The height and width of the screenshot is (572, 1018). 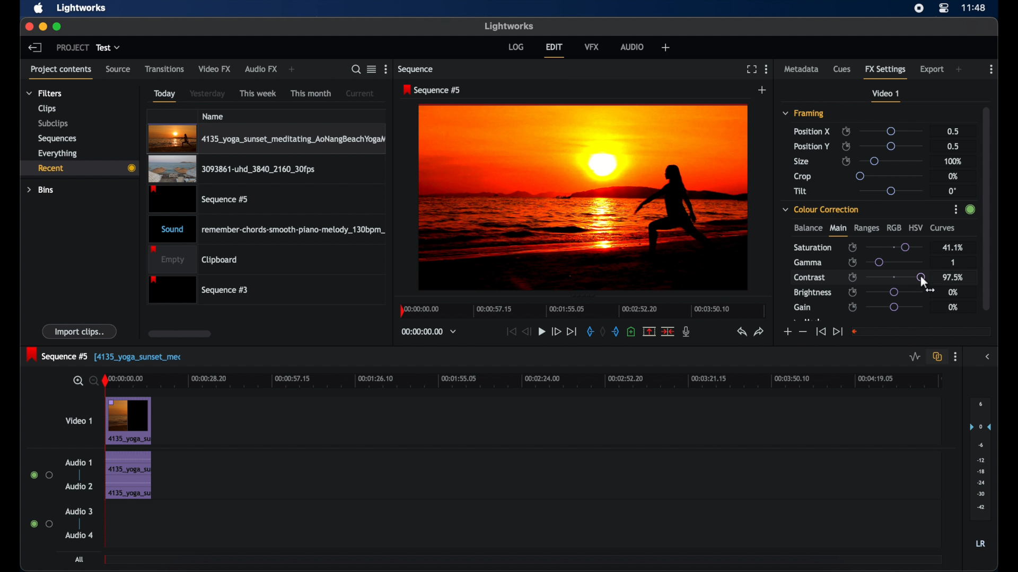 I want to click on metadata, so click(x=802, y=69).